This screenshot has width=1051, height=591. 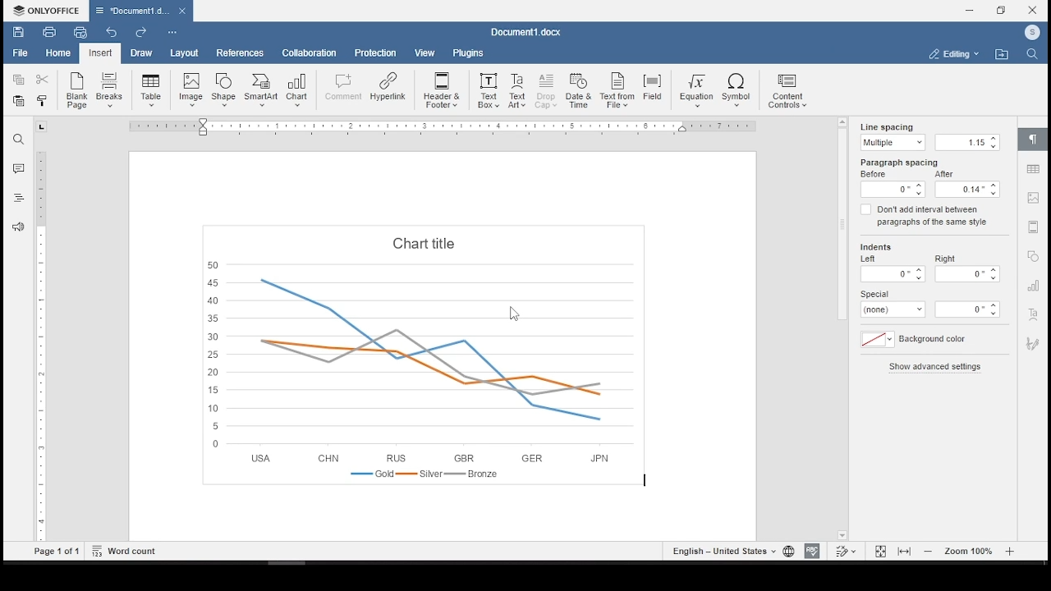 I want to click on show advanced settings, so click(x=937, y=369).